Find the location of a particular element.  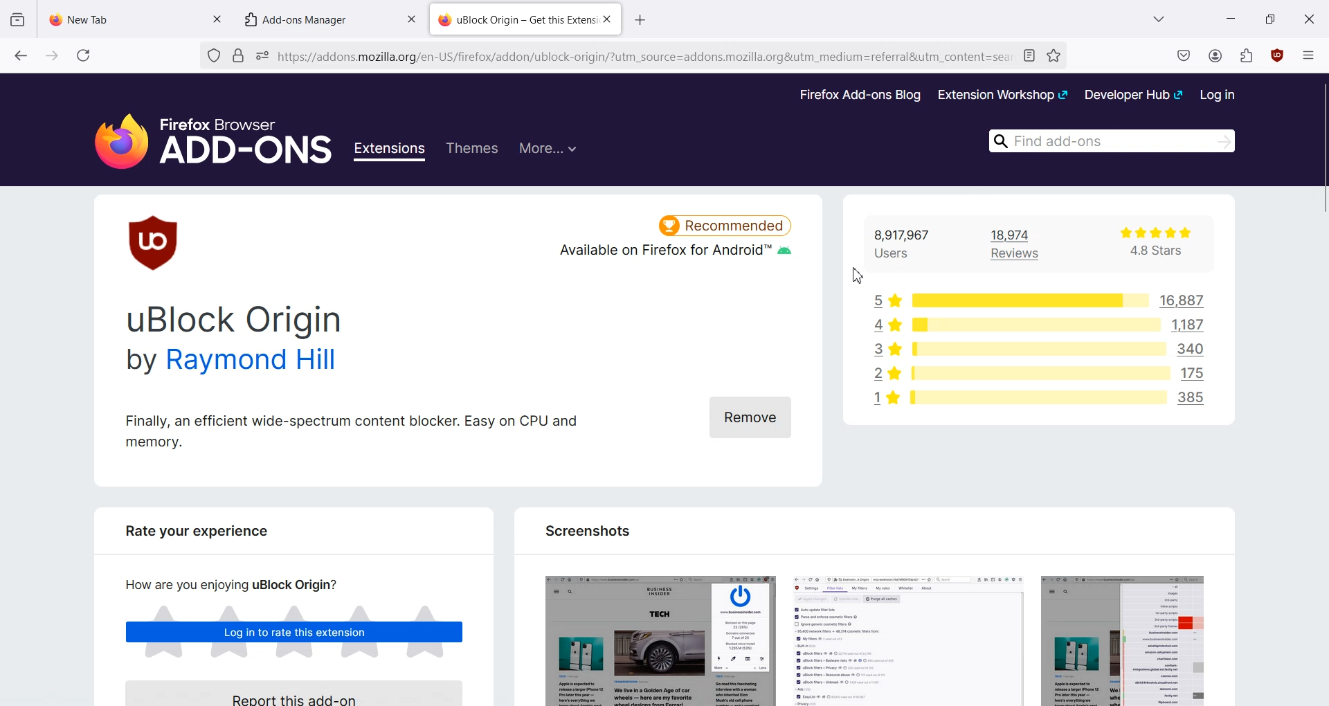

find add-ons is located at coordinates (1107, 139).